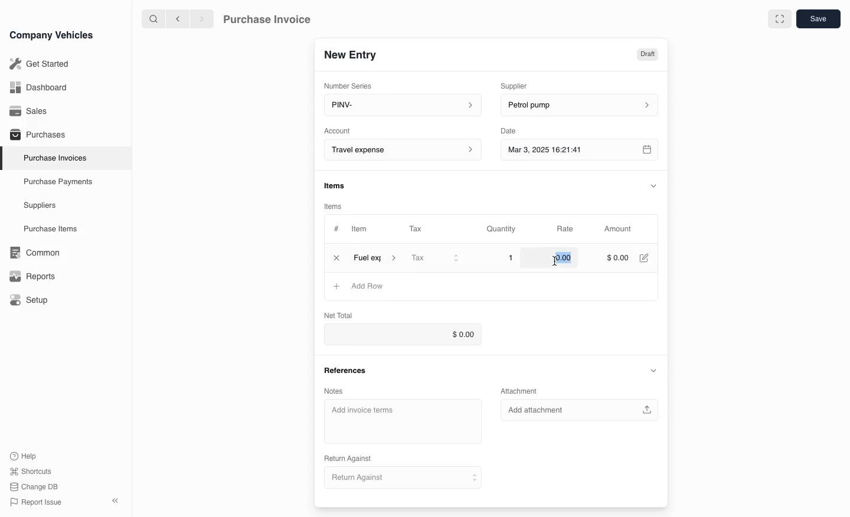 The height and width of the screenshot is (517, 850). Describe the element at coordinates (338, 130) in the screenshot. I see `Account` at that location.